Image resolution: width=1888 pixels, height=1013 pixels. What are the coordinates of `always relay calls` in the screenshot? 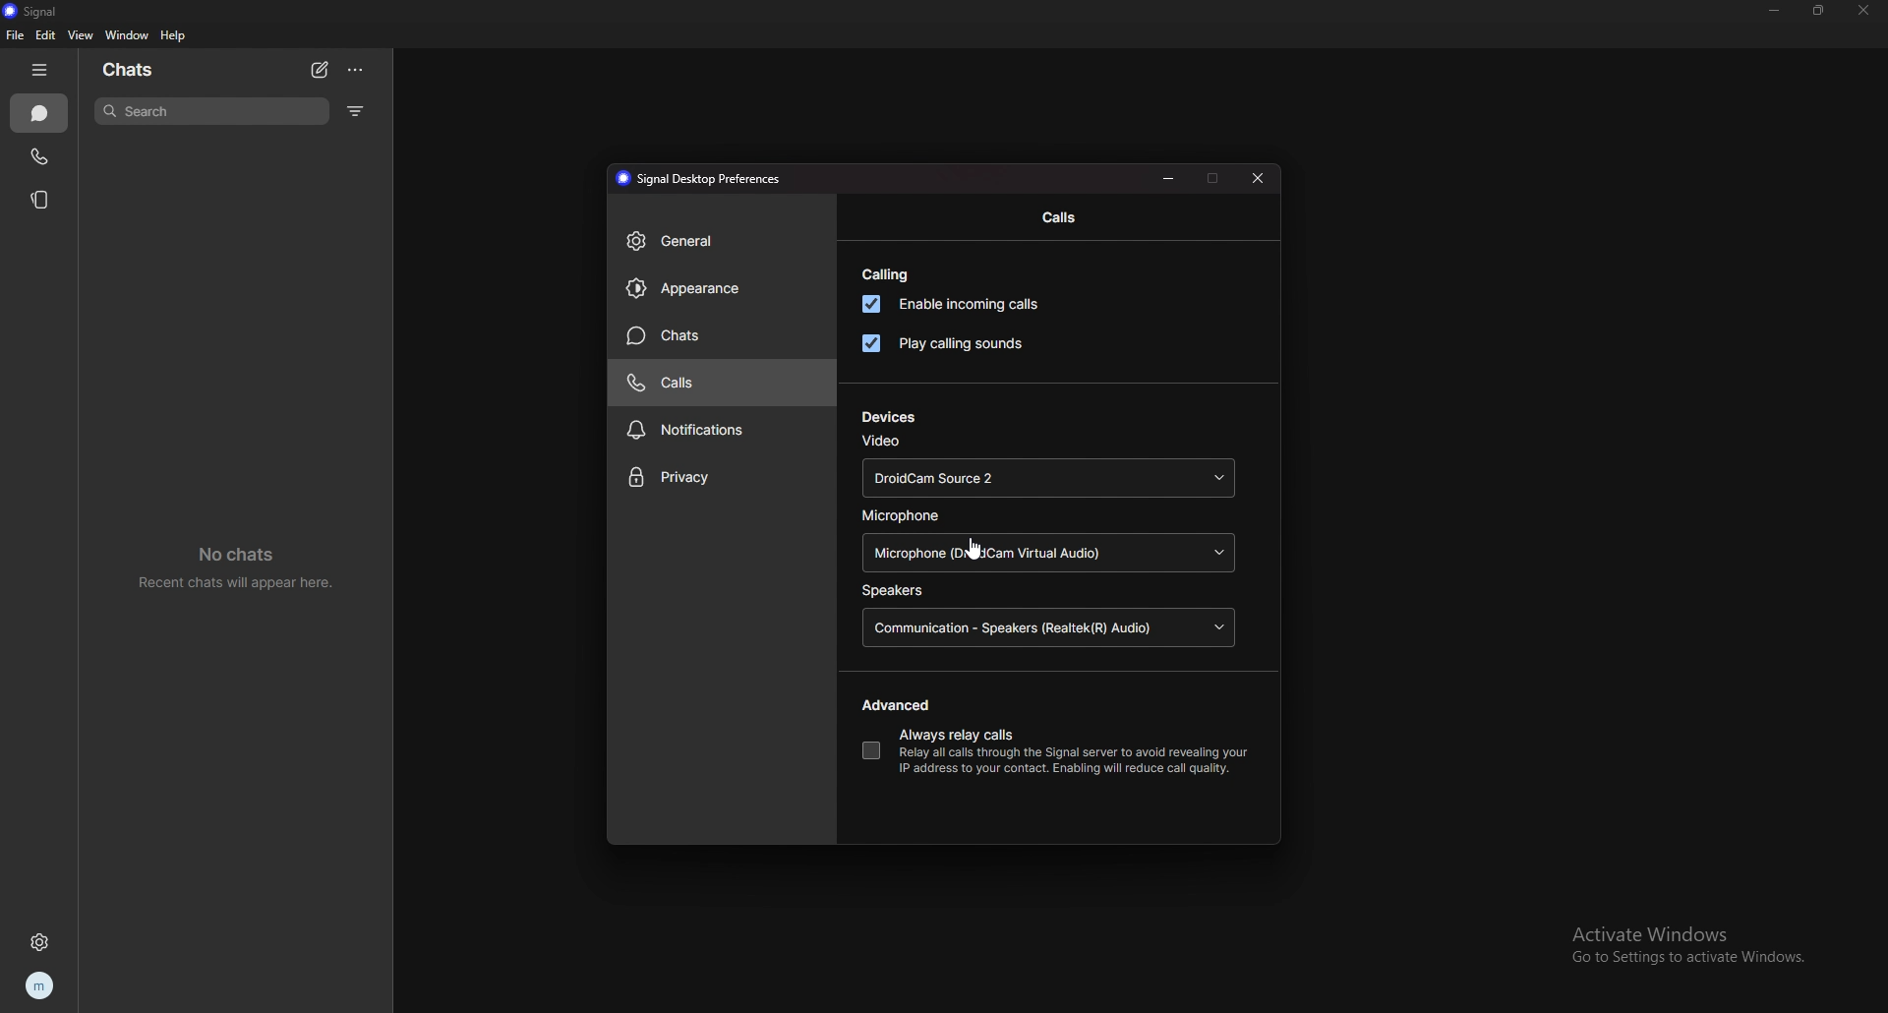 It's located at (959, 737).